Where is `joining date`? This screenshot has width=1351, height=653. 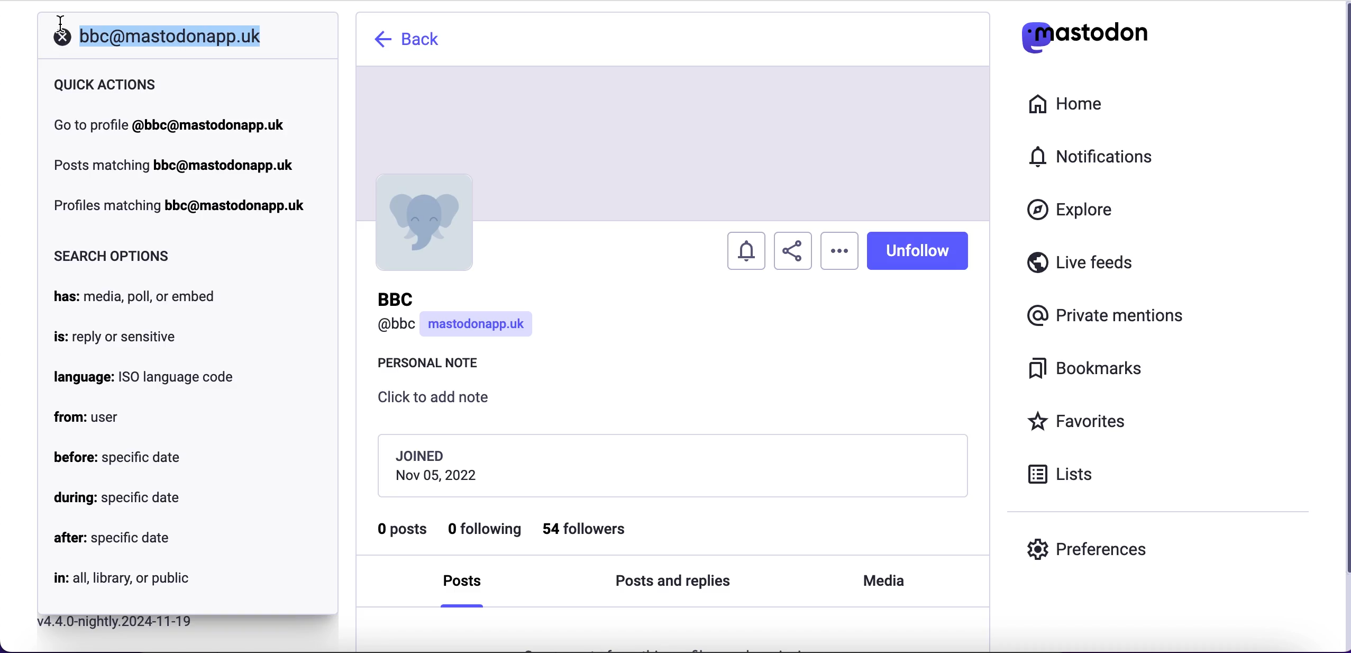
joining date is located at coordinates (671, 465).